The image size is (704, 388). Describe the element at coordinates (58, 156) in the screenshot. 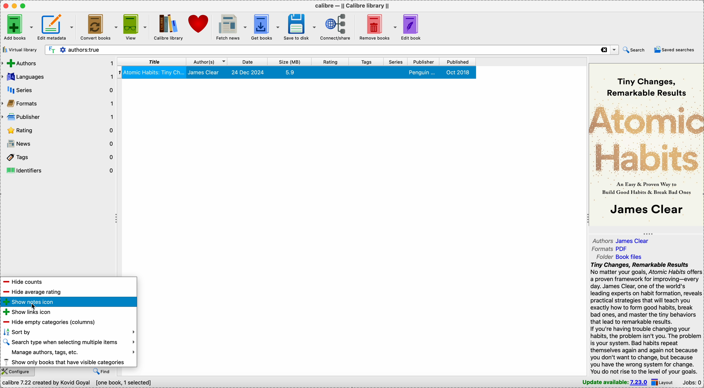

I see `tags` at that location.